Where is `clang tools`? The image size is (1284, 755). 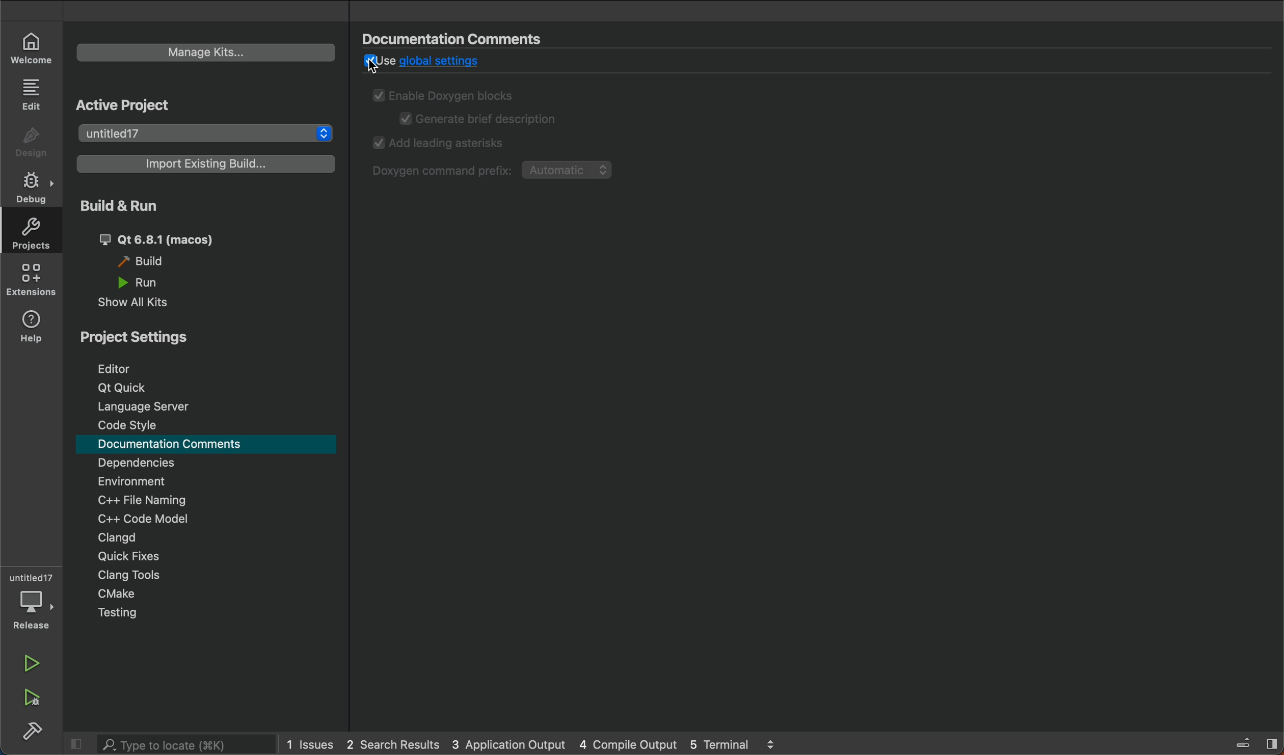 clang tools is located at coordinates (135, 576).